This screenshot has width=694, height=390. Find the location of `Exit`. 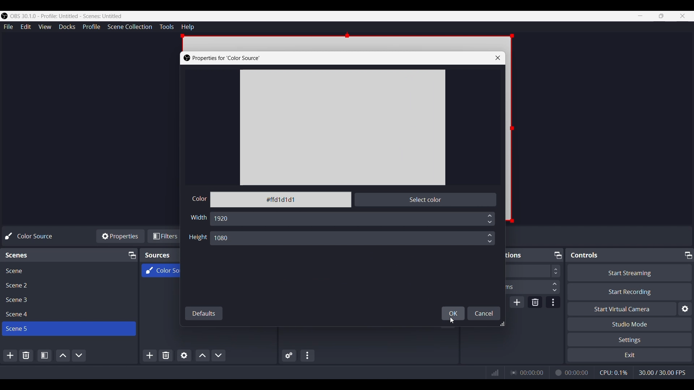

Exit is located at coordinates (629, 355).